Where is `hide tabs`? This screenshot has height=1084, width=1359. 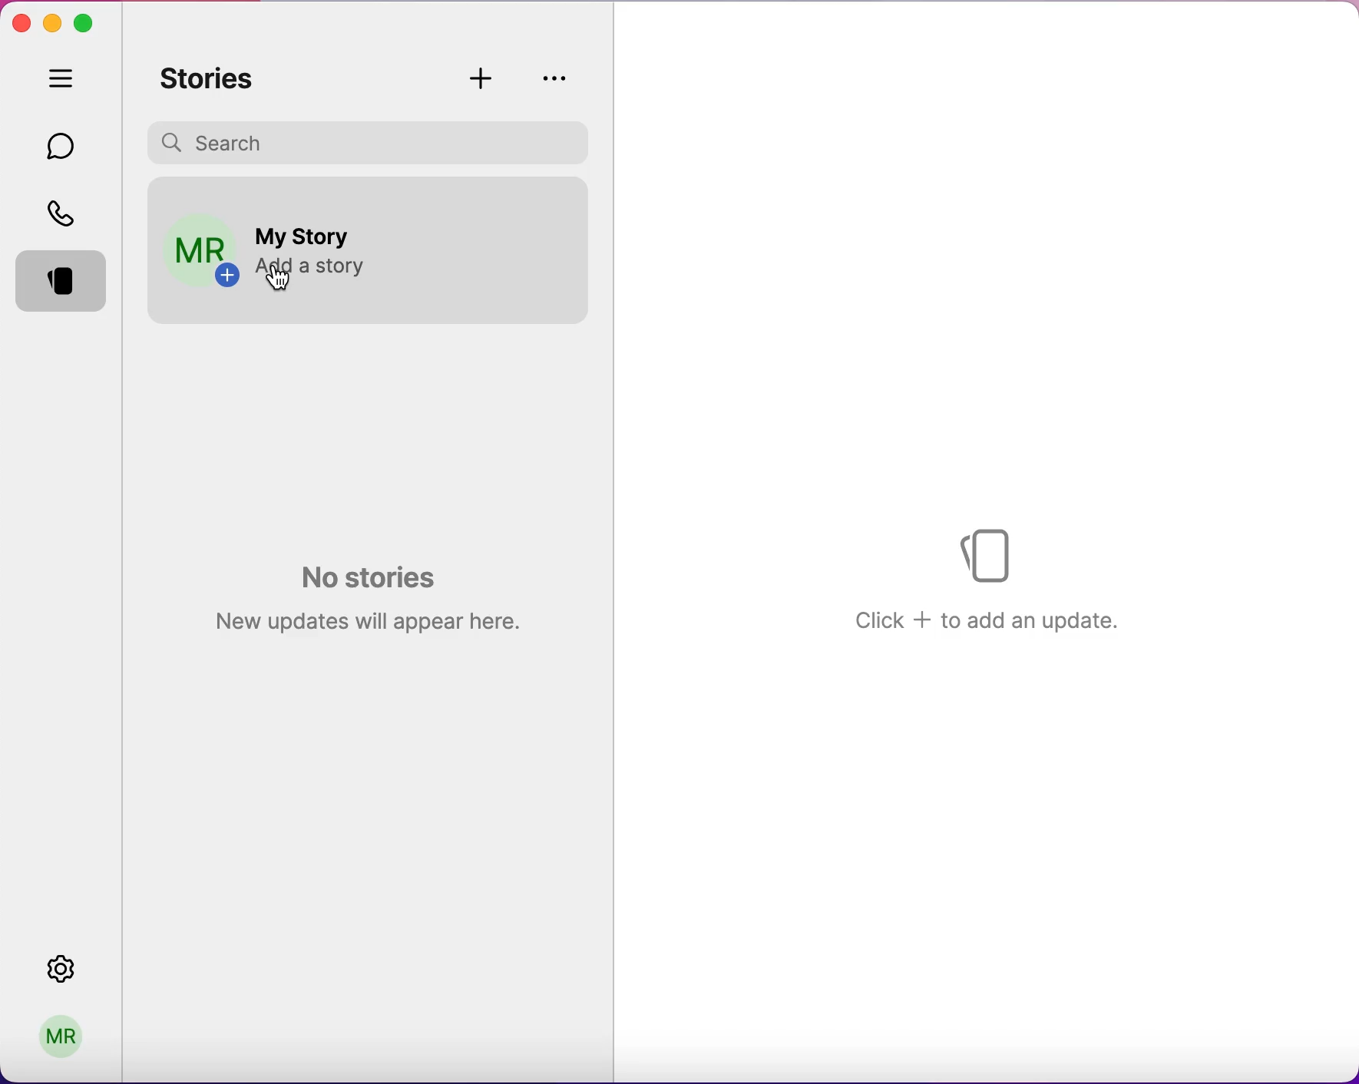 hide tabs is located at coordinates (64, 81).